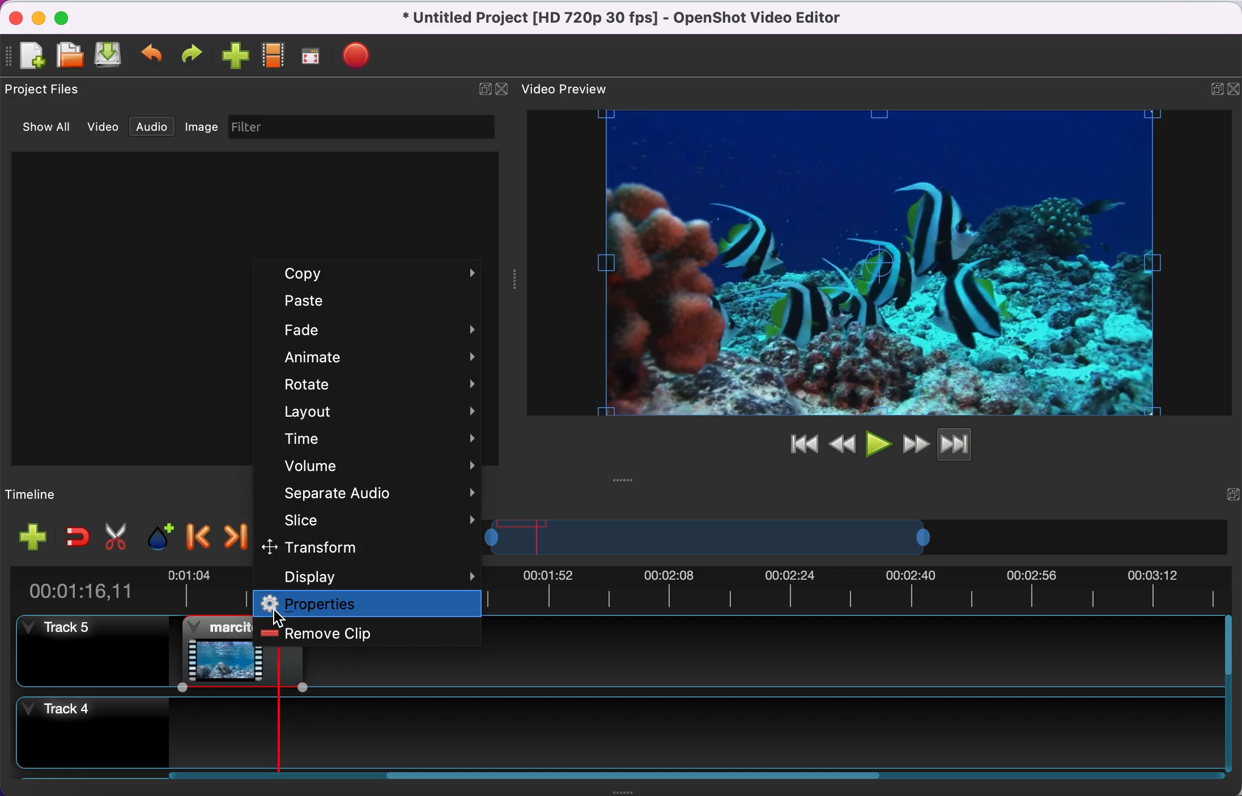  I want to click on jump to end, so click(970, 443).